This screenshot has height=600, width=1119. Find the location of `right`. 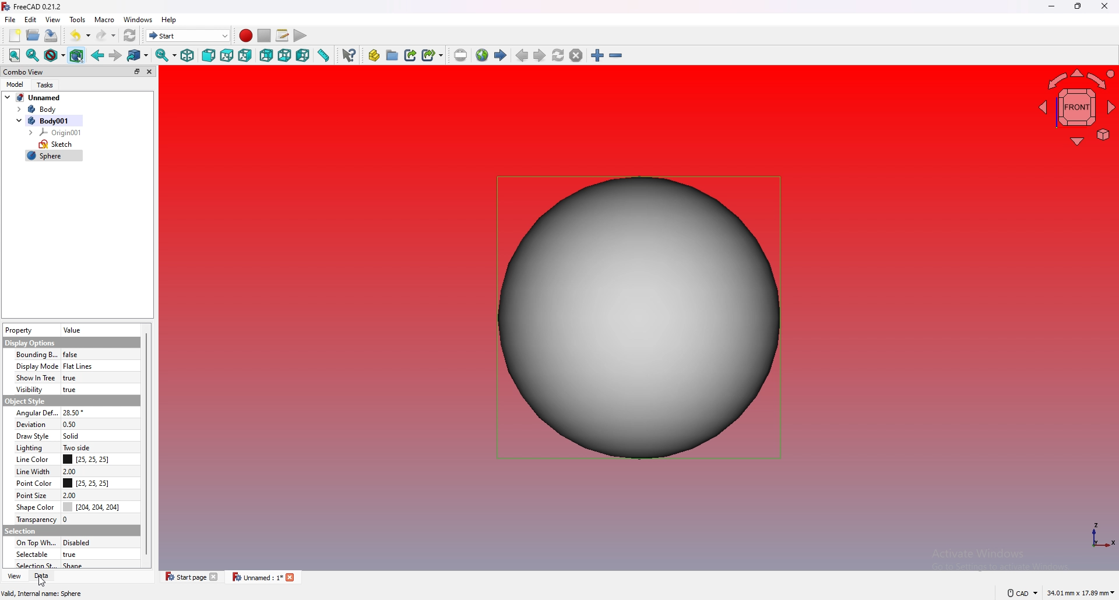

right is located at coordinates (245, 55).